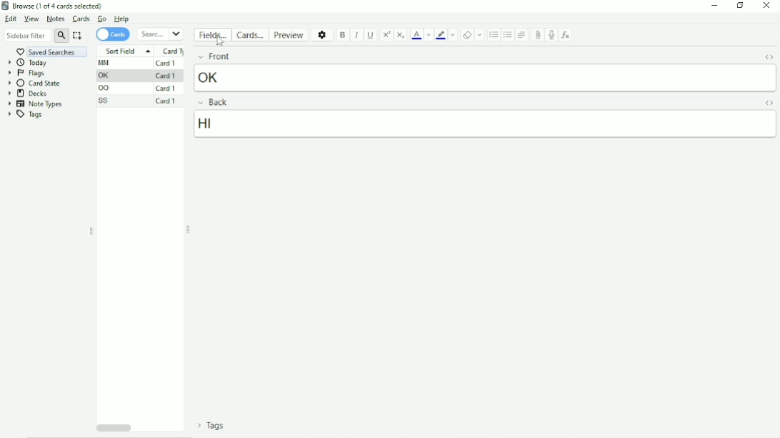 Image resolution: width=780 pixels, height=438 pixels. Describe the element at coordinates (29, 115) in the screenshot. I see `Tags` at that location.